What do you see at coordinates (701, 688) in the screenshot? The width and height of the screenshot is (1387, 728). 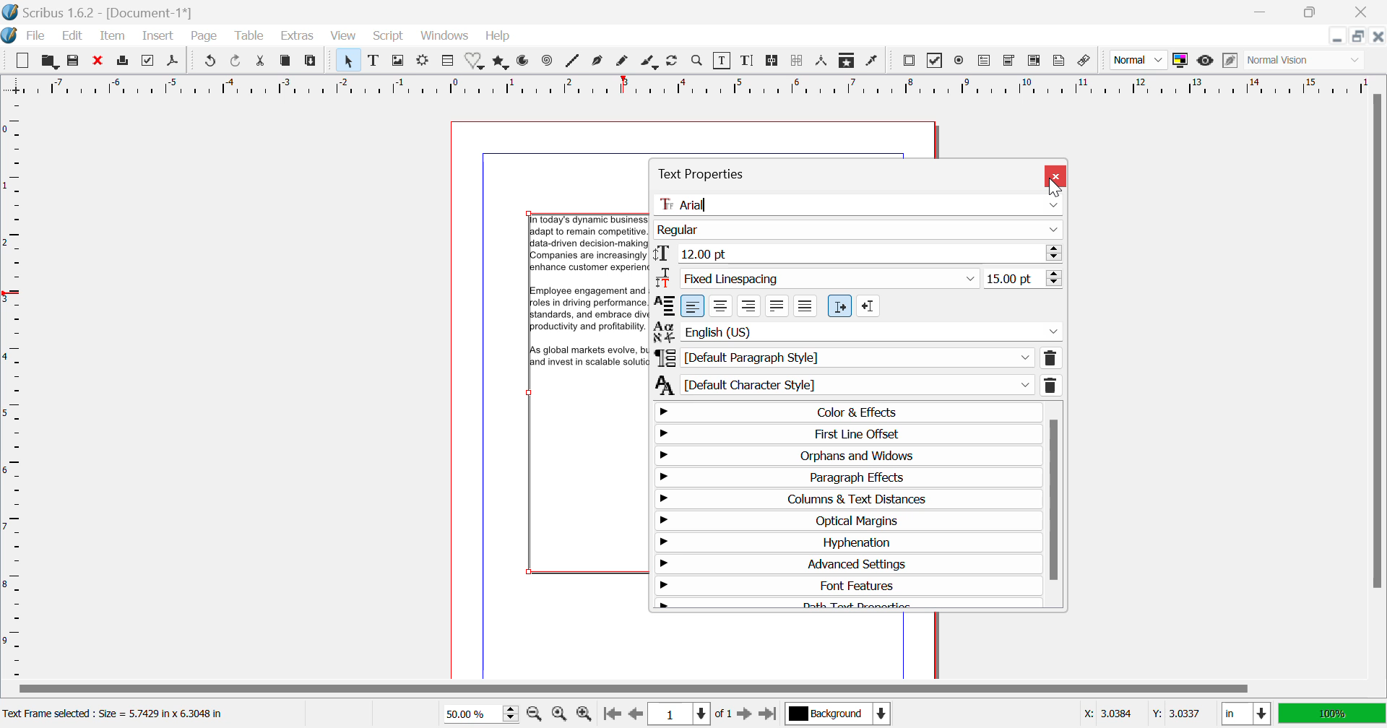 I see `Scroll Bar` at bounding box center [701, 688].